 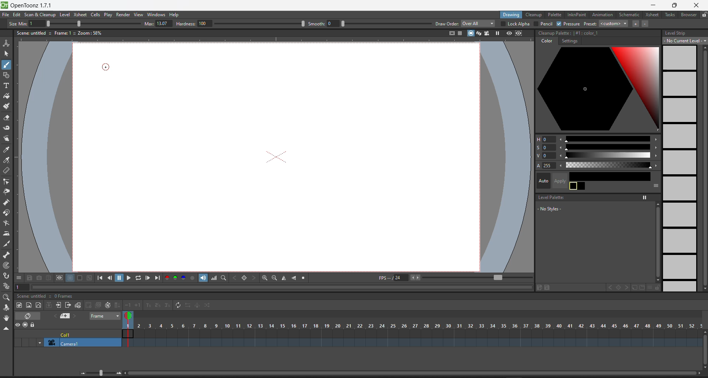 I want to click on open sub x-sheet, so click(x=58, y=305).